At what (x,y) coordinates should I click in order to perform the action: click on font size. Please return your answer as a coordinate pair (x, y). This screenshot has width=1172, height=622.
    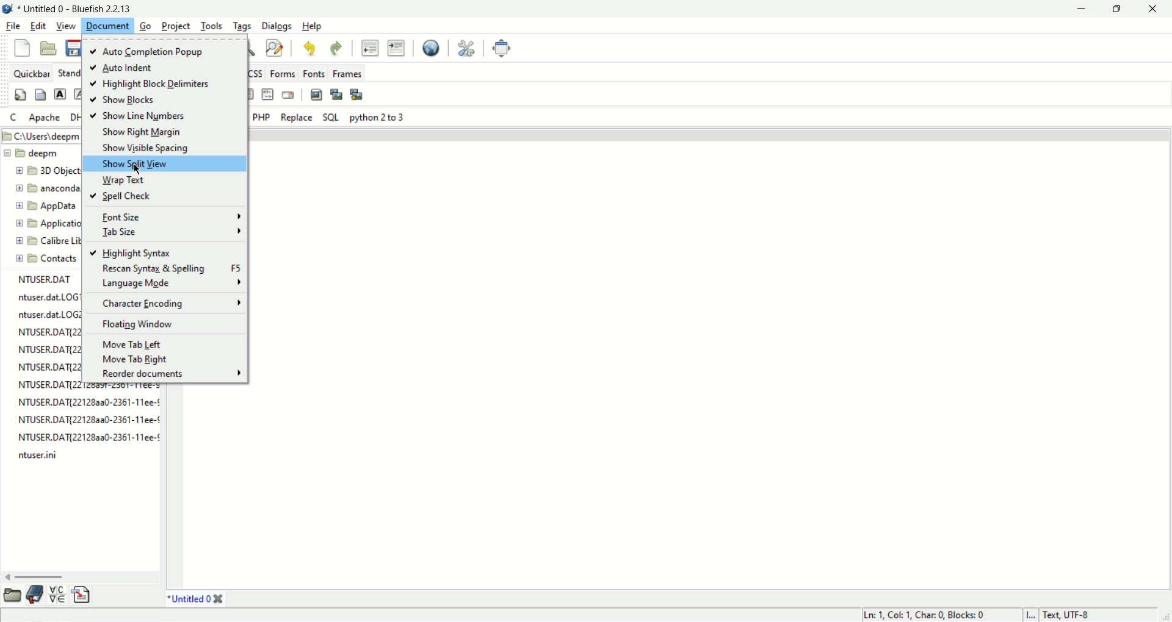
    Looking at the image, I should click on (168, 216).